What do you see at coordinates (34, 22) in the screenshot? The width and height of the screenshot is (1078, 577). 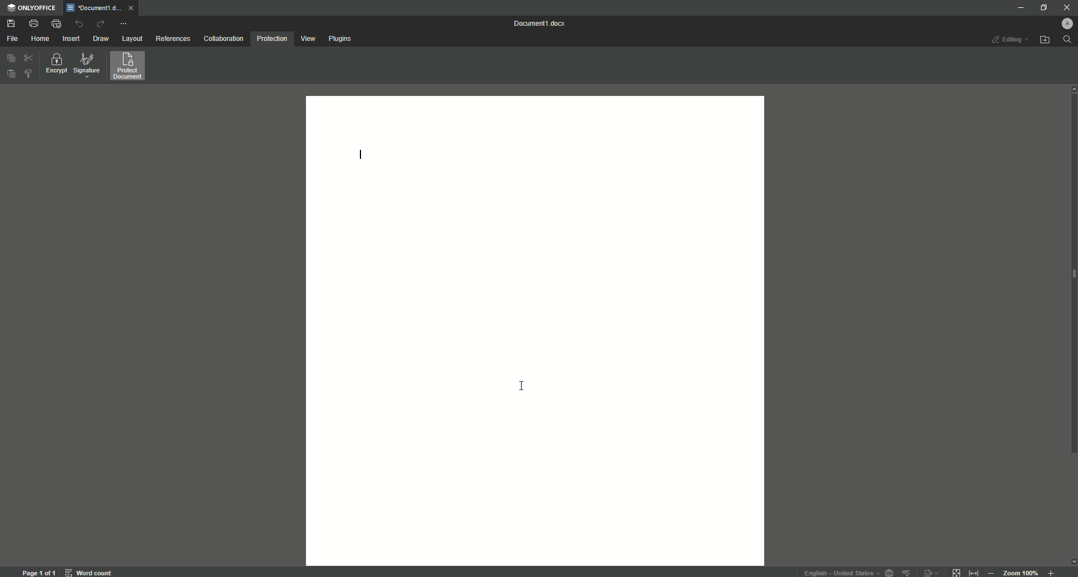 I see `Print` at bounding box center [34, 22].